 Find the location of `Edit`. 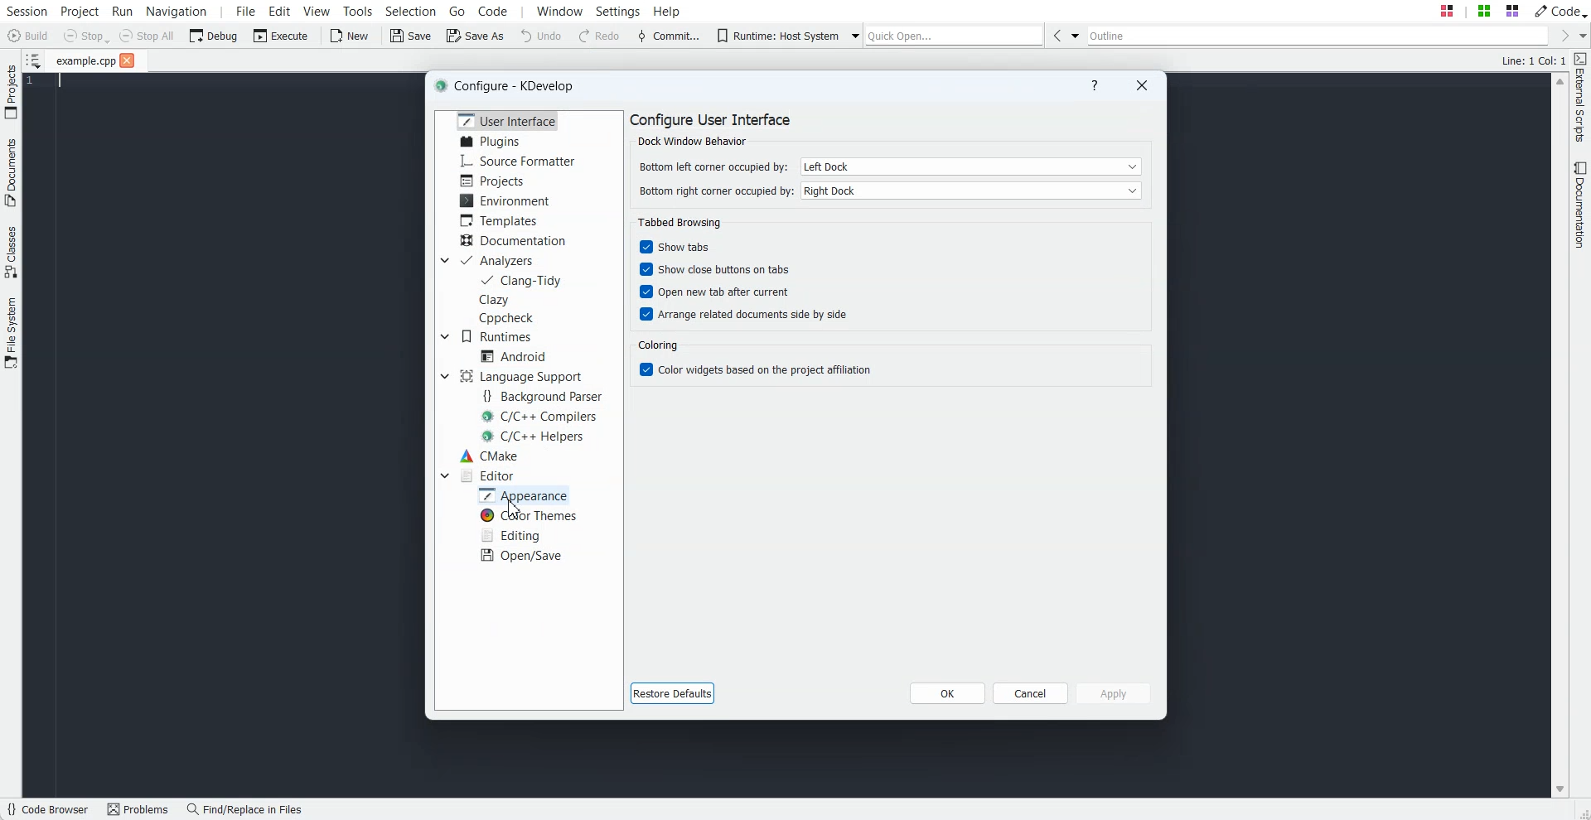

Edit is located at coordinates (279, 11).